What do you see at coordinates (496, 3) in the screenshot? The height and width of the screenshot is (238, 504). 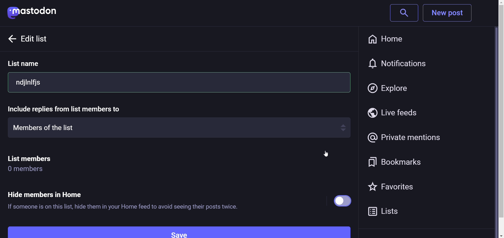 I see `scroll up` at bounding box center [496, 3].